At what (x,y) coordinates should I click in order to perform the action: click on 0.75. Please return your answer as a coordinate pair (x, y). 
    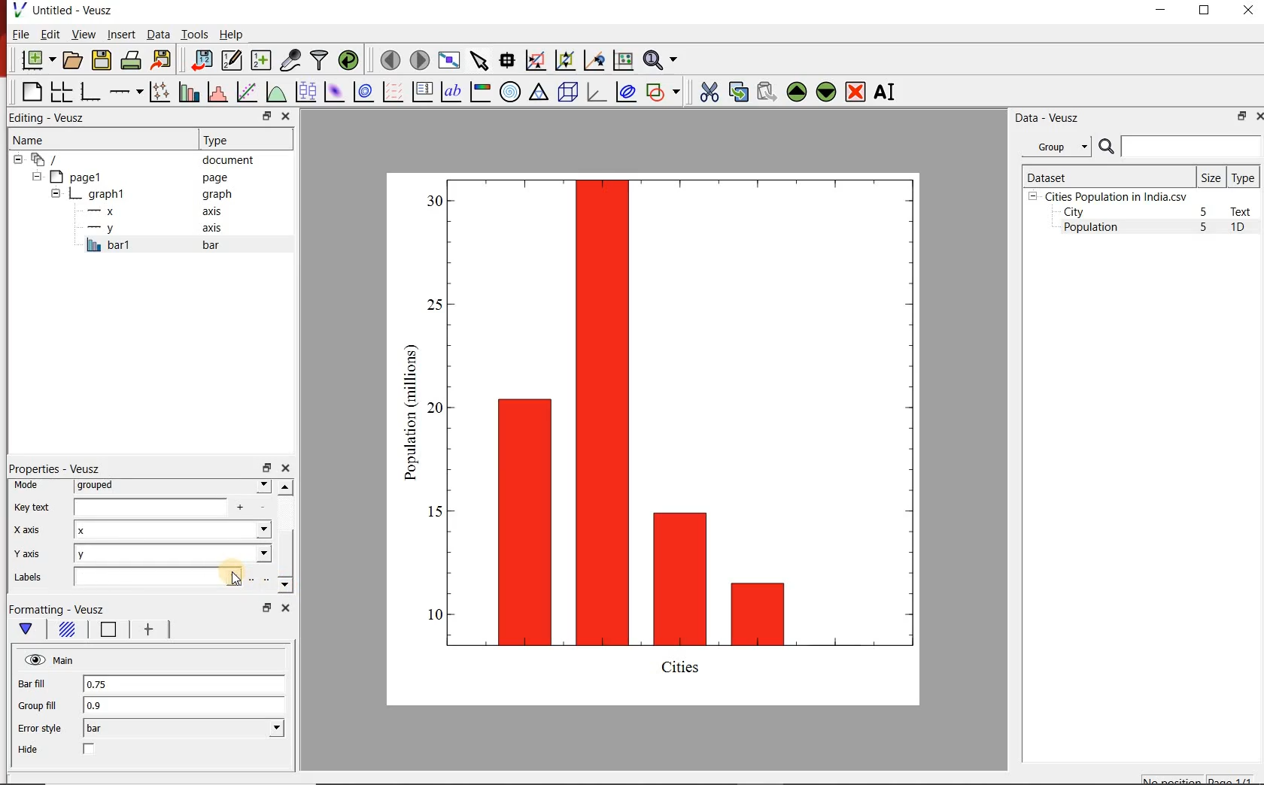
    Looking at the image, I should click on (183, 685).